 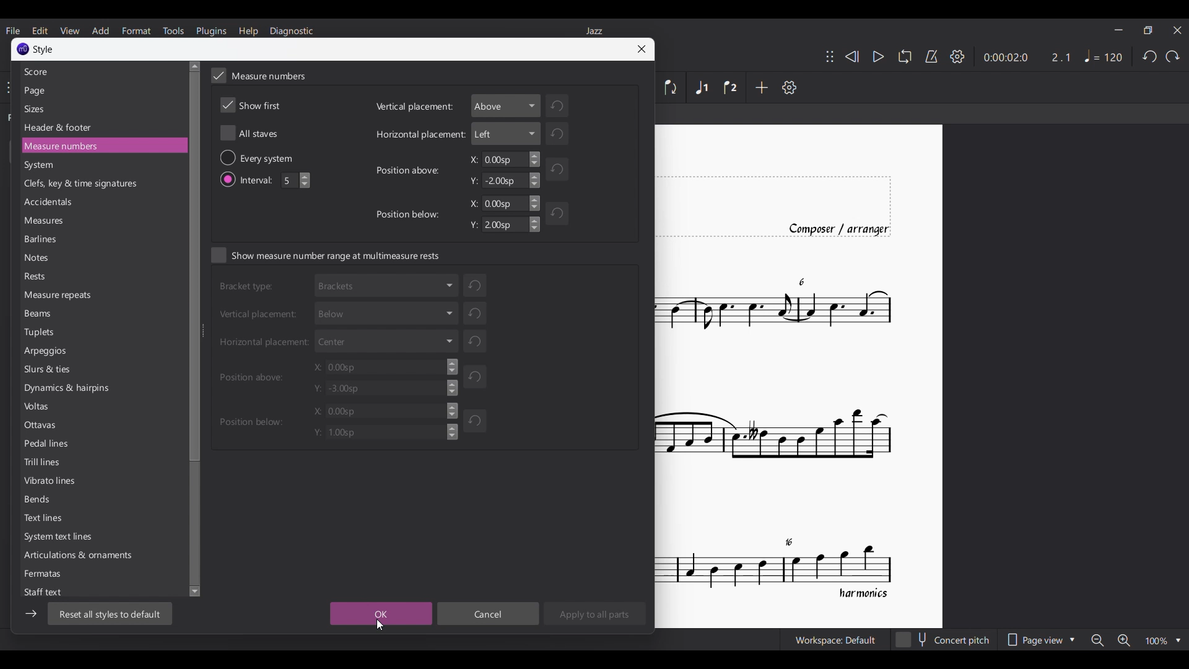 What do you see at coordinates (195, 327) in the screenshot?
I see `Vertical slide bar` at bounding box center [195, 327].